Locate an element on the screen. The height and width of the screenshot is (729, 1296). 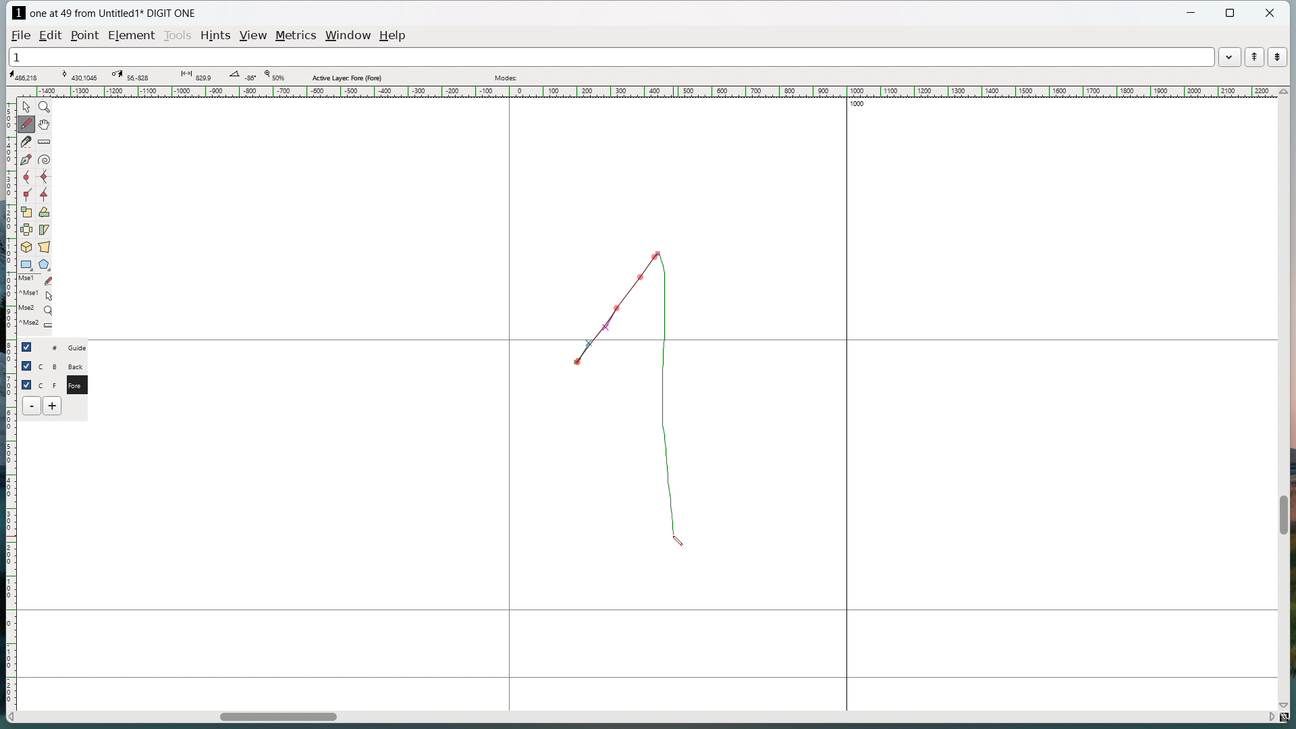
flip the selection is located at coordinates (27, 230).